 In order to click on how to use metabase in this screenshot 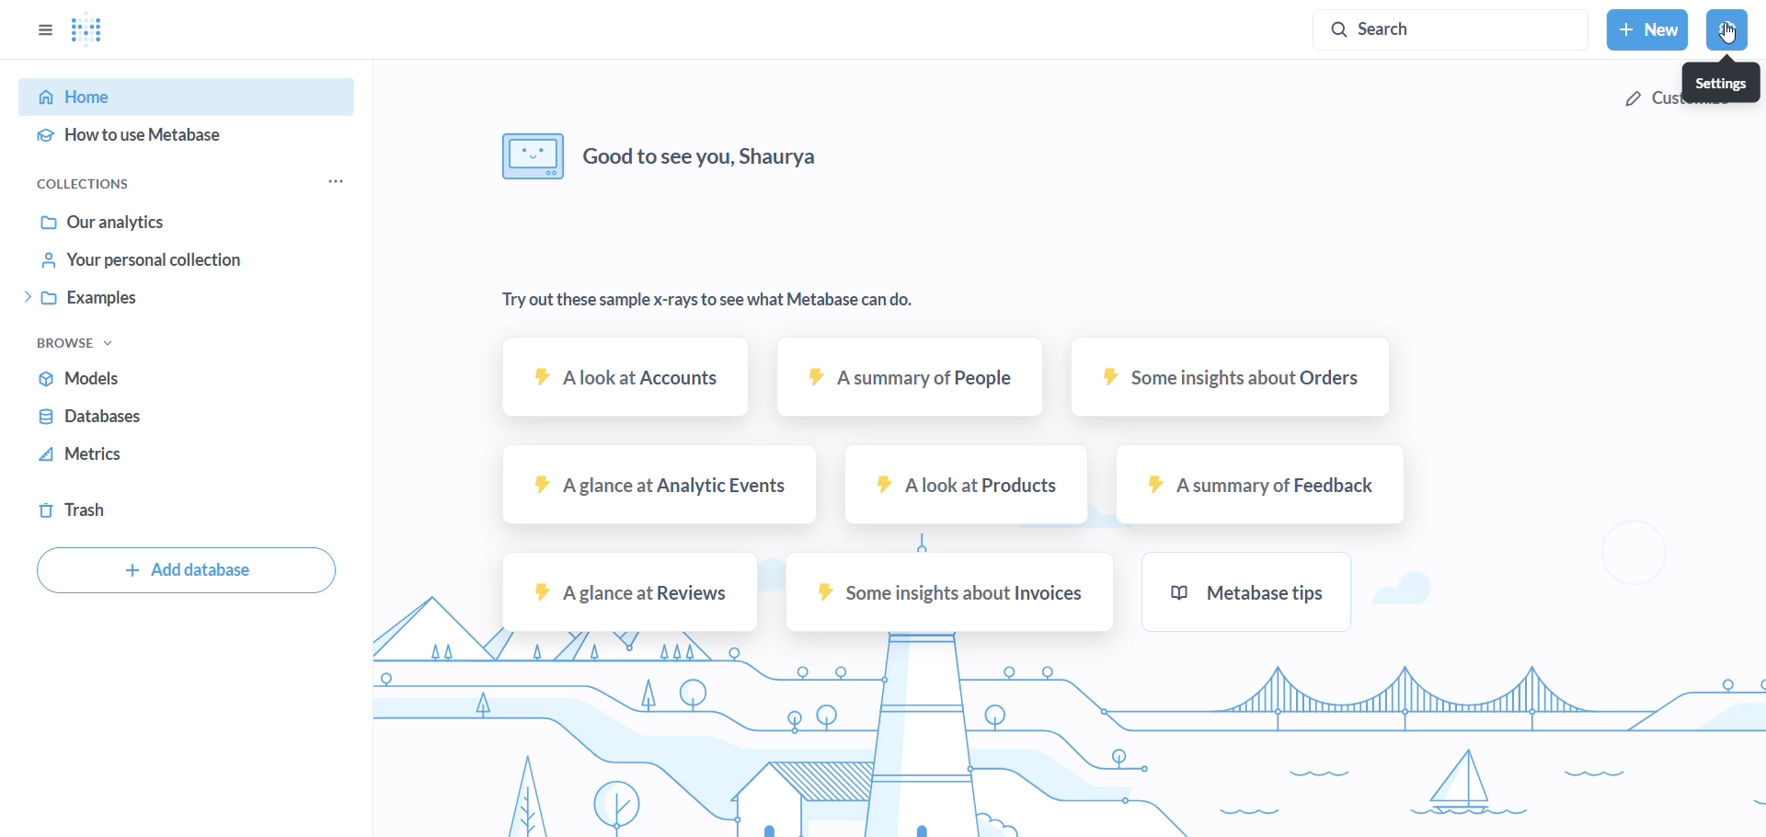, I will do `click(170, 138)`.